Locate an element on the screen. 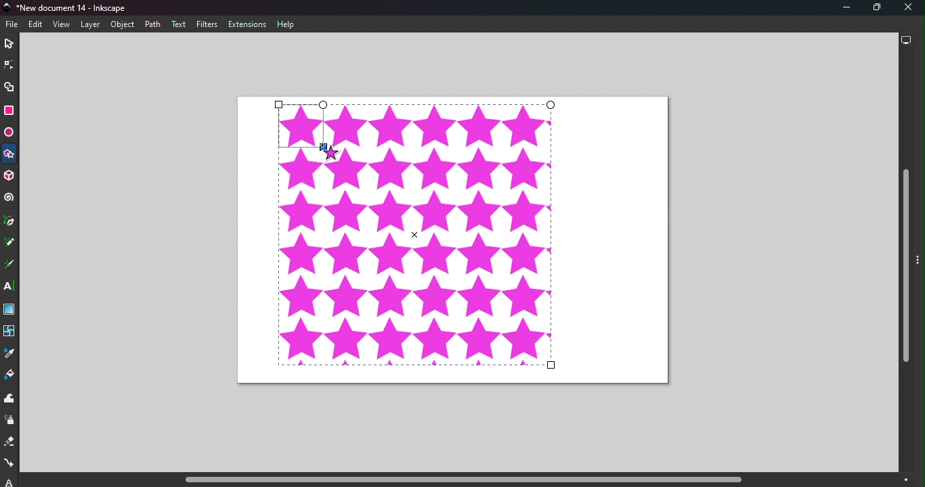 The width and height of the screenshot is (925, 487). Close is located at coordinates (909, 8).